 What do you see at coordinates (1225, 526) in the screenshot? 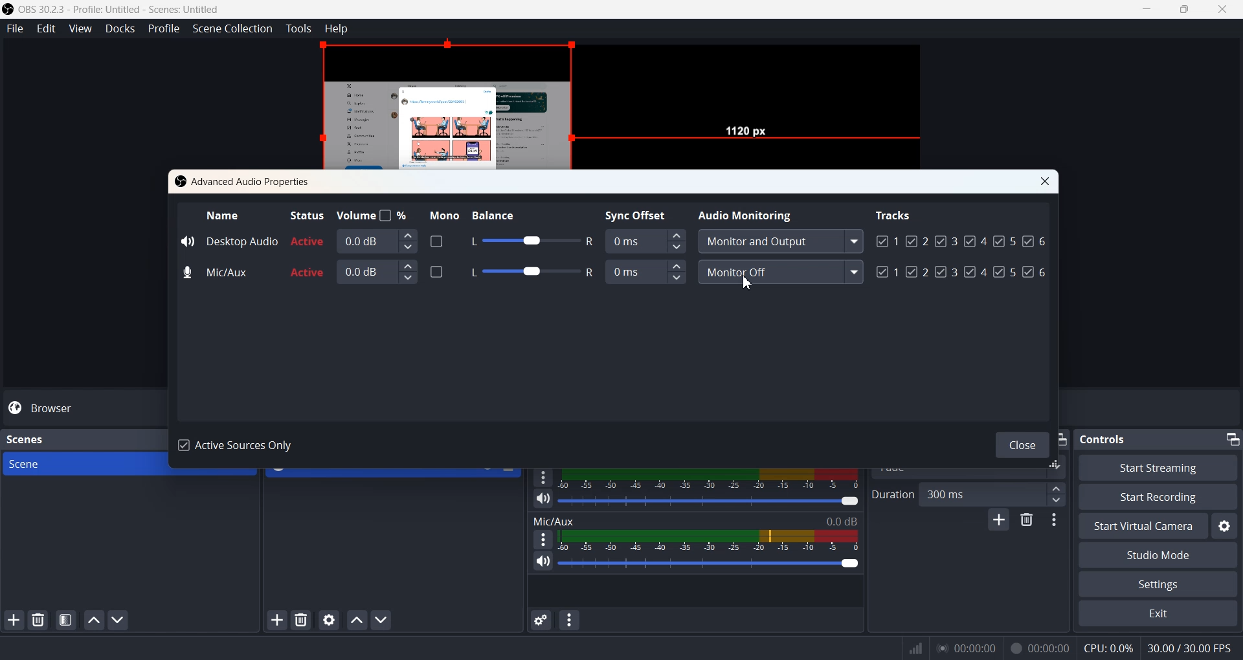
I see `Settings` at bounding box center [1225, 526].